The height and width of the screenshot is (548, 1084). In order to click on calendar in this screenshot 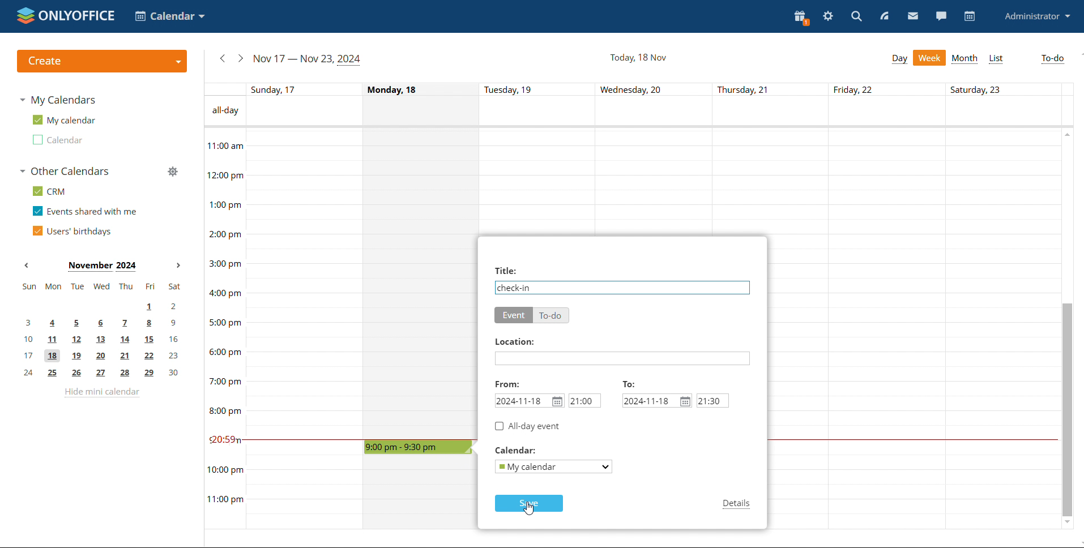, I will do `click(516, 451)`.